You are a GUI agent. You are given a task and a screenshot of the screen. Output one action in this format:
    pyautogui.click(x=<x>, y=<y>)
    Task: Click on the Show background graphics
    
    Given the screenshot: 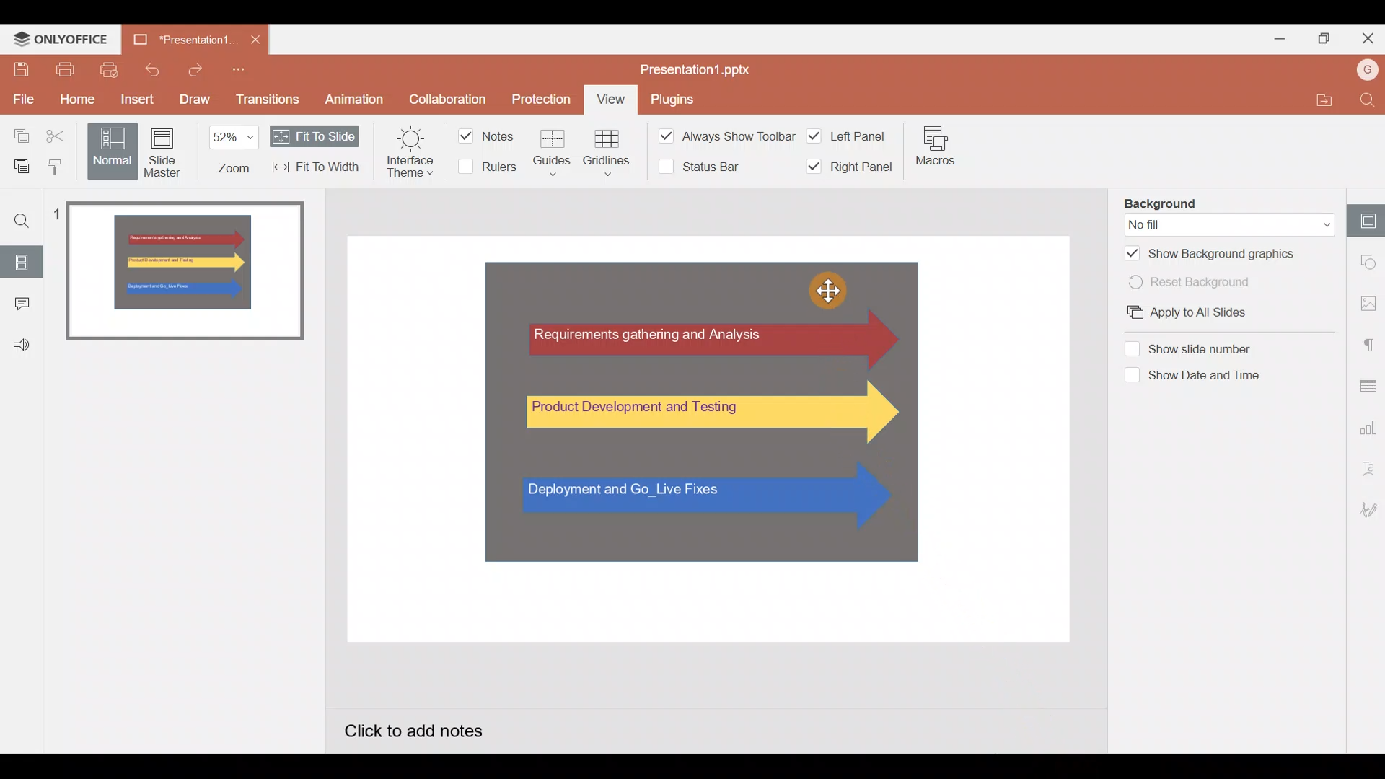 What is the action you would take?
    pyautogui.click(x=1212, y=252)
    